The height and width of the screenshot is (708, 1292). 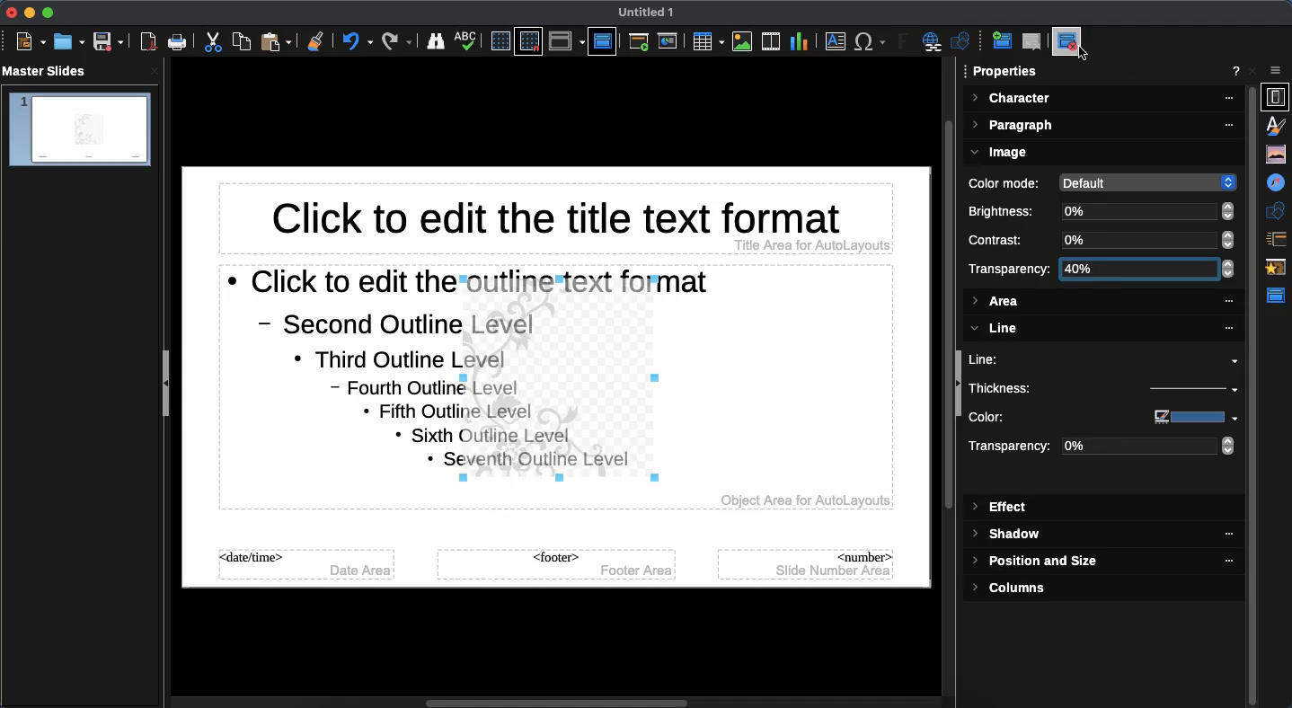 What do you see at coordinates (178, 42) in the screenshot?
I see `Print` at bounding box center [178, 42].